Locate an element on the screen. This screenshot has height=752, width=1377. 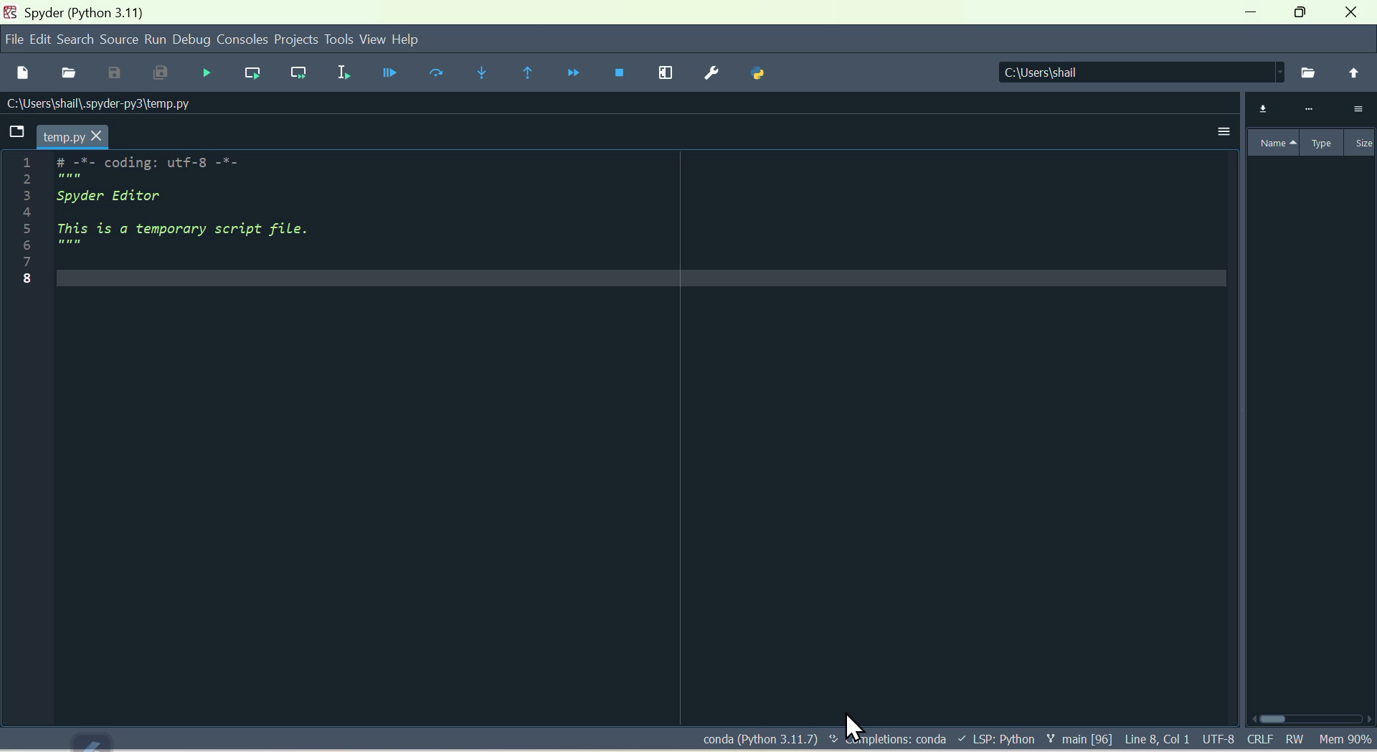
temp.py is located at coordinates (62, 136).